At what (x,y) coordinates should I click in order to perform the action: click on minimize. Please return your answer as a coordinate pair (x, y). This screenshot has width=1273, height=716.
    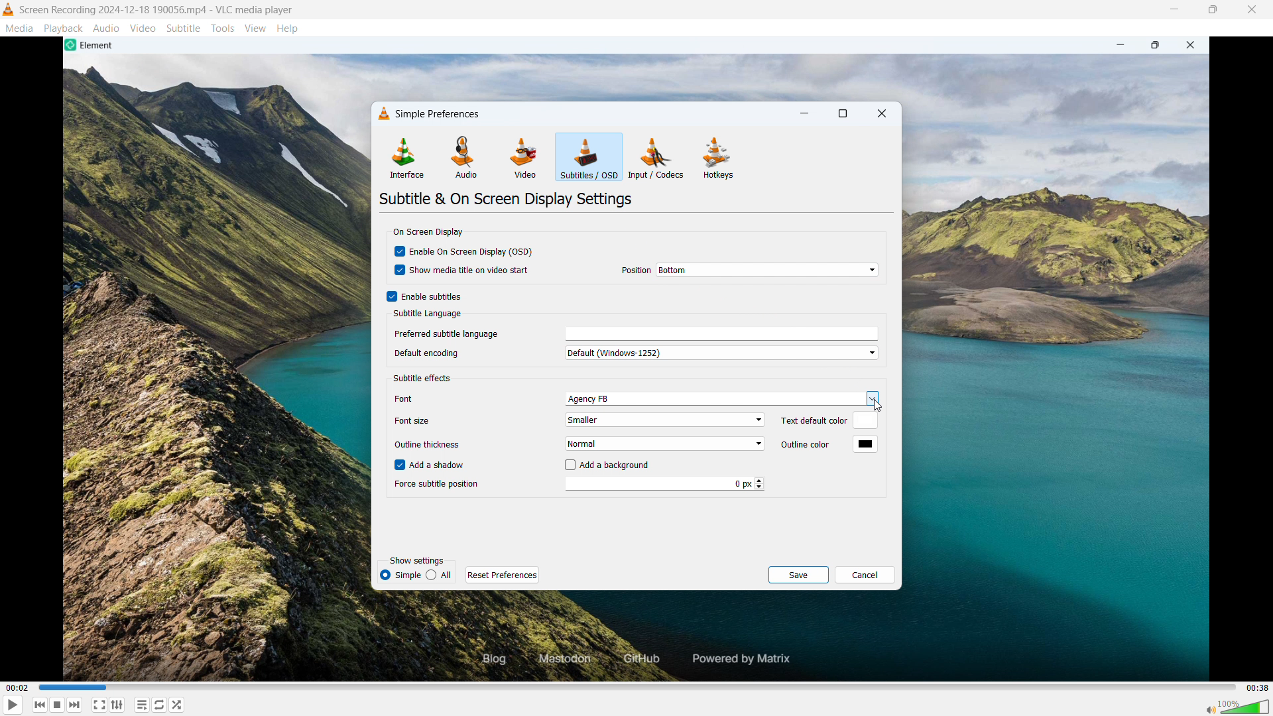
    Looking at the image, I should click on (1173, 9).